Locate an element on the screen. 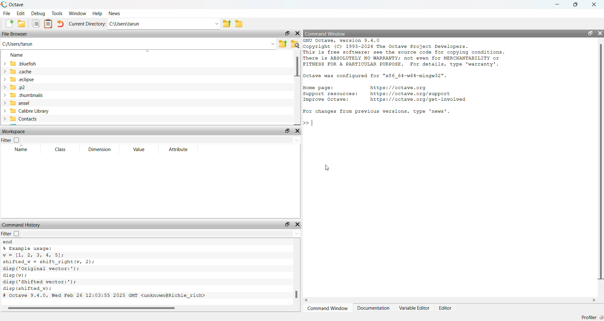 The height and width of the screenshot is (321, 604). enter the path or filename is located at coordinates (138, 44).